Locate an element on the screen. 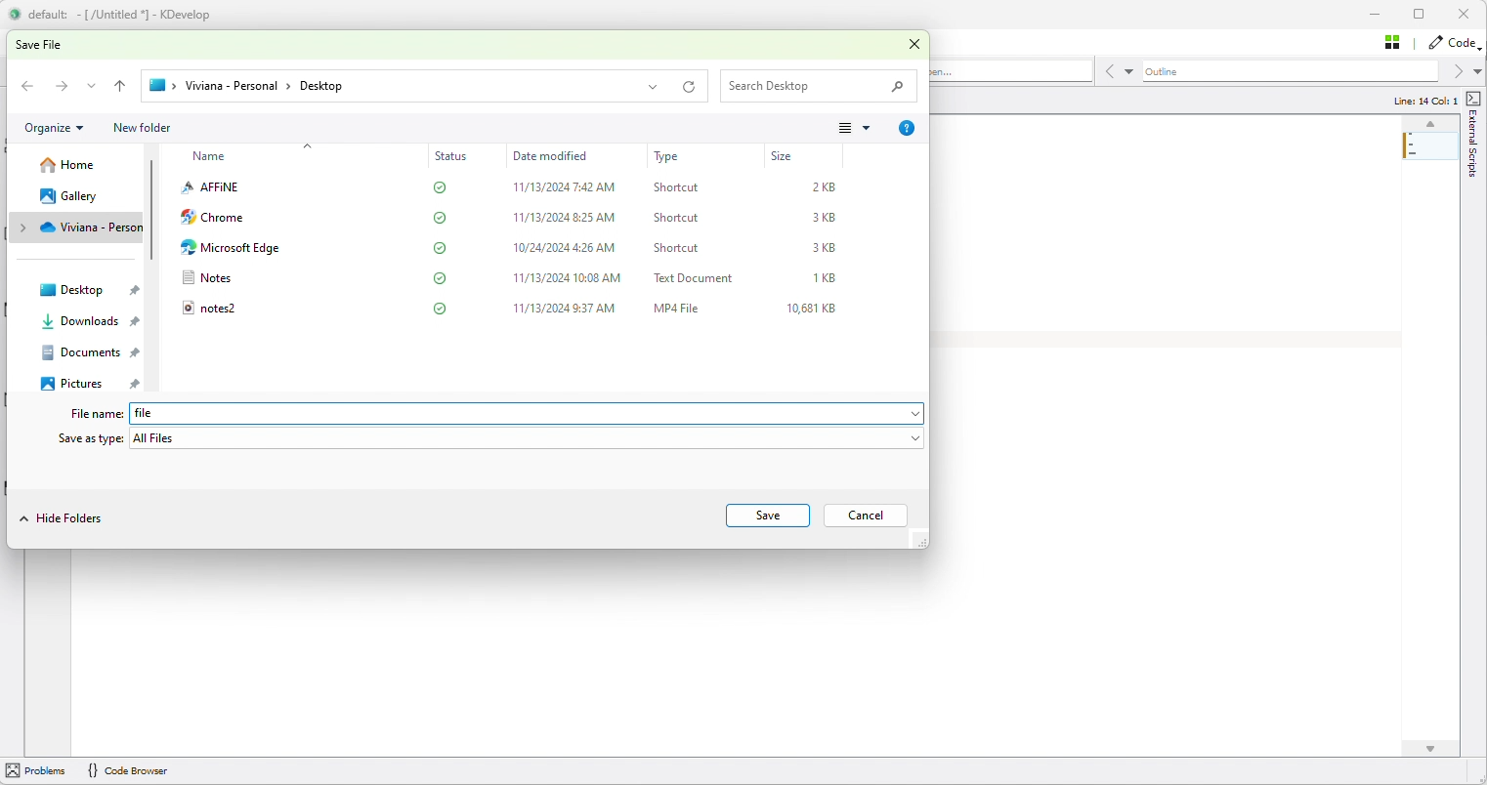 Image resolution: width=1487 pixels, height=785 pixels. Downloads is located at coordinates (86, 322).